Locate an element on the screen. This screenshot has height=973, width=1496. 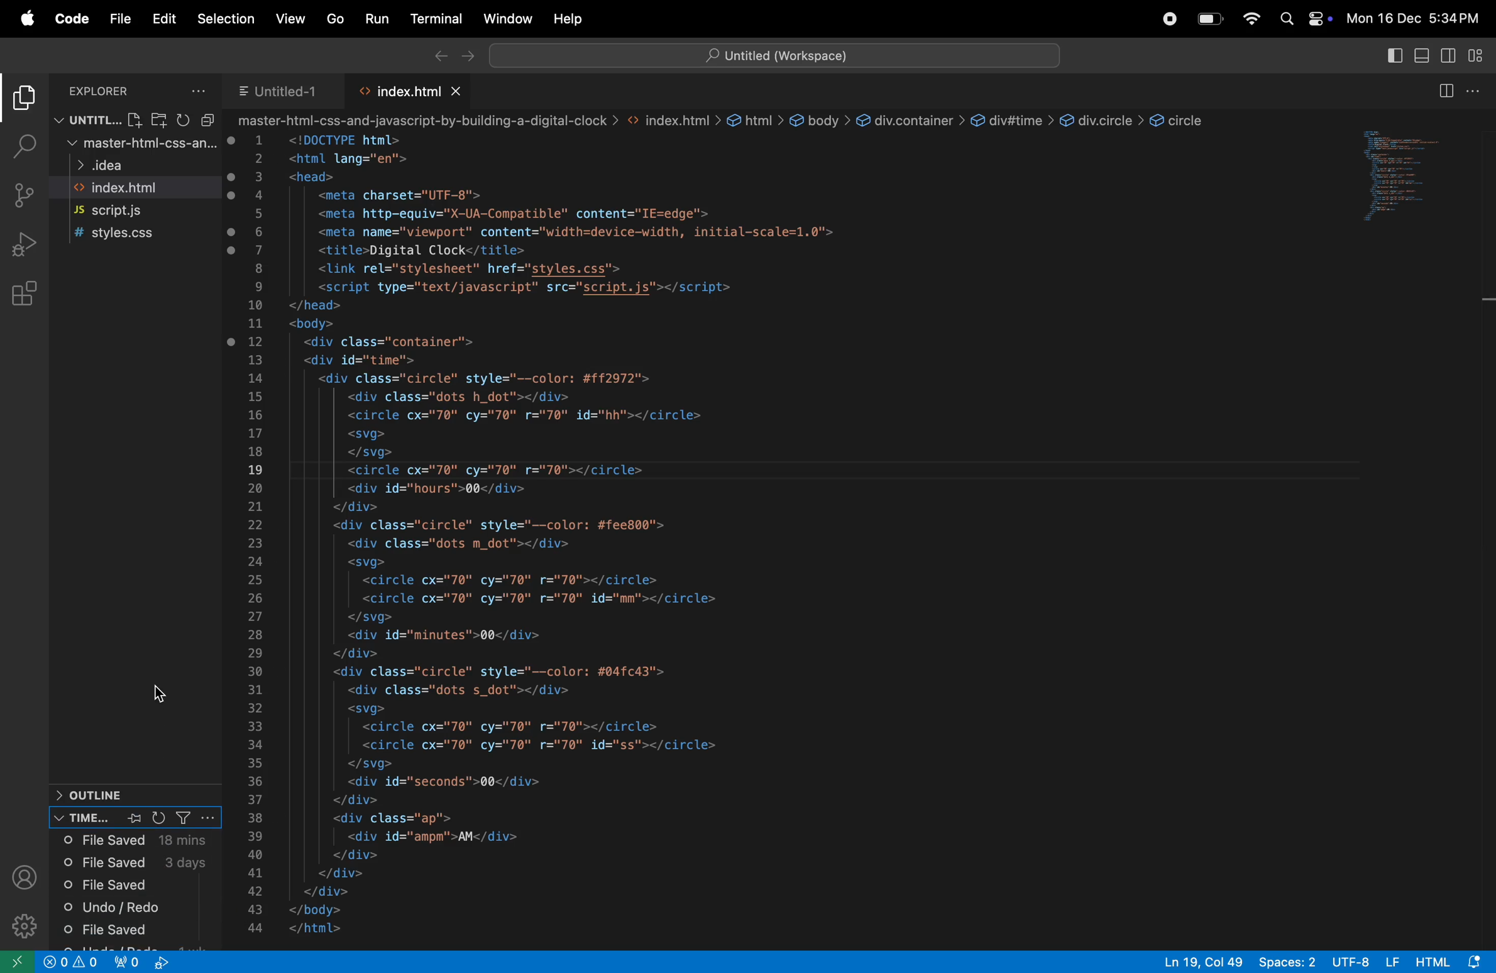
<div class="container"> is located at coordinates (383, 342).